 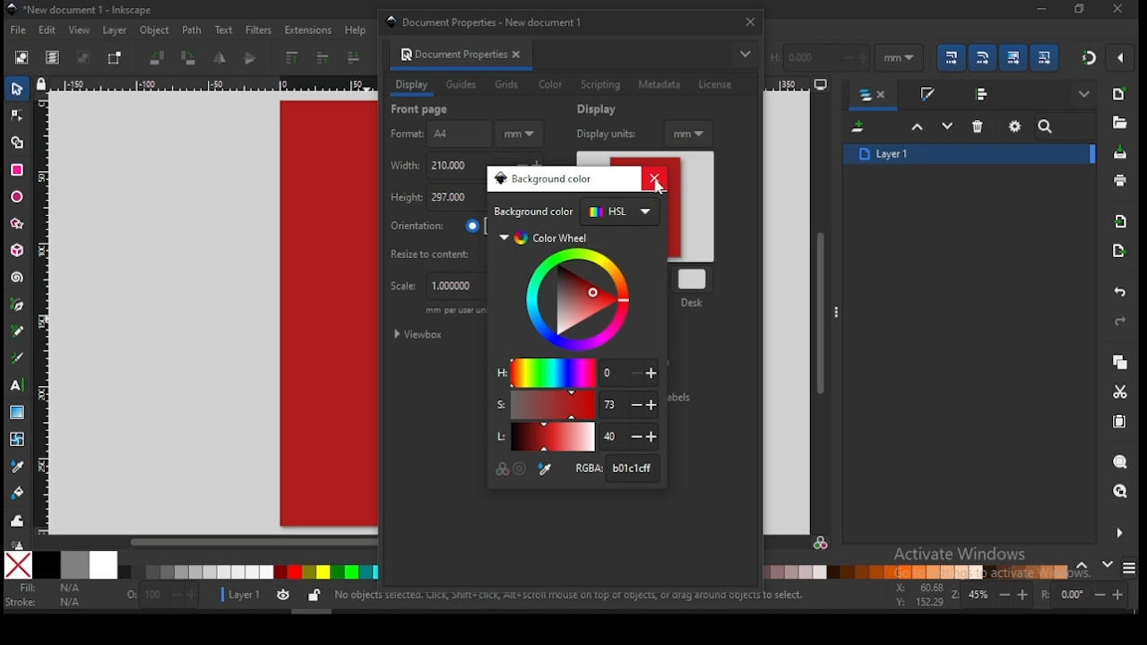 I want to click on new, so click(x=1118, y=94).